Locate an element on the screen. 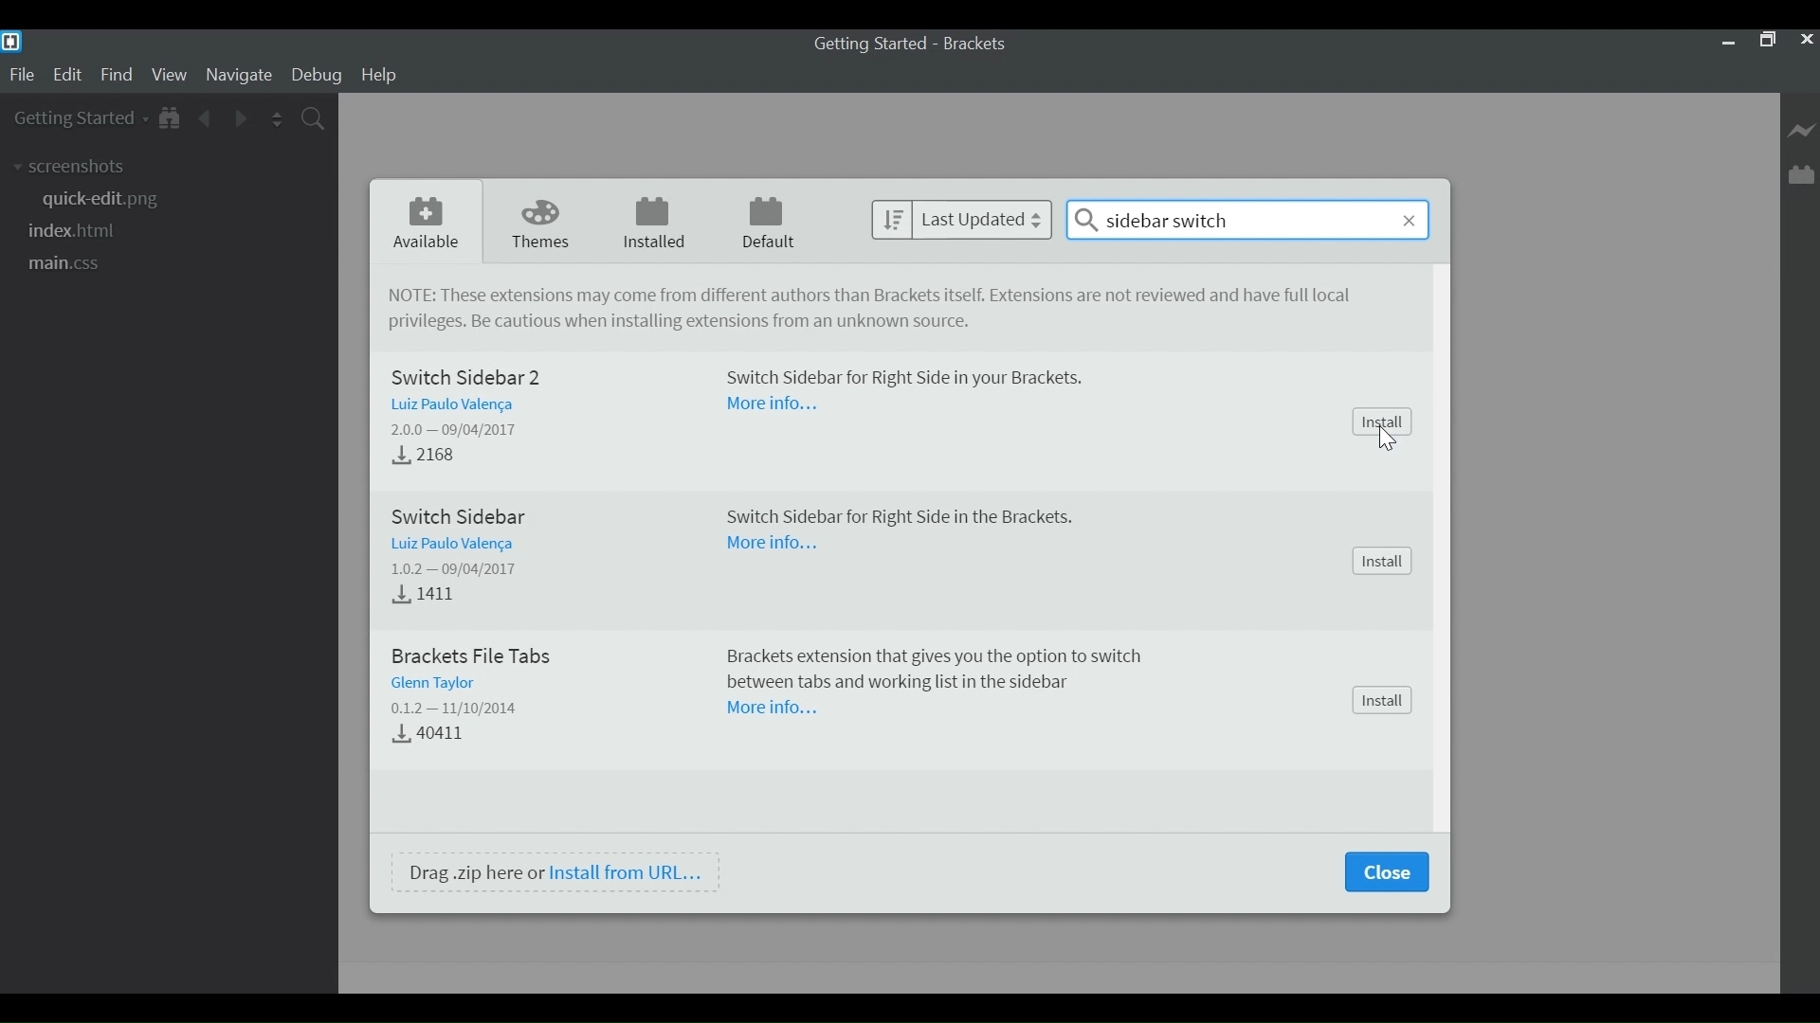 This screenshot has width=1820, height=1023. Close is located at coordinates (1805, 42).